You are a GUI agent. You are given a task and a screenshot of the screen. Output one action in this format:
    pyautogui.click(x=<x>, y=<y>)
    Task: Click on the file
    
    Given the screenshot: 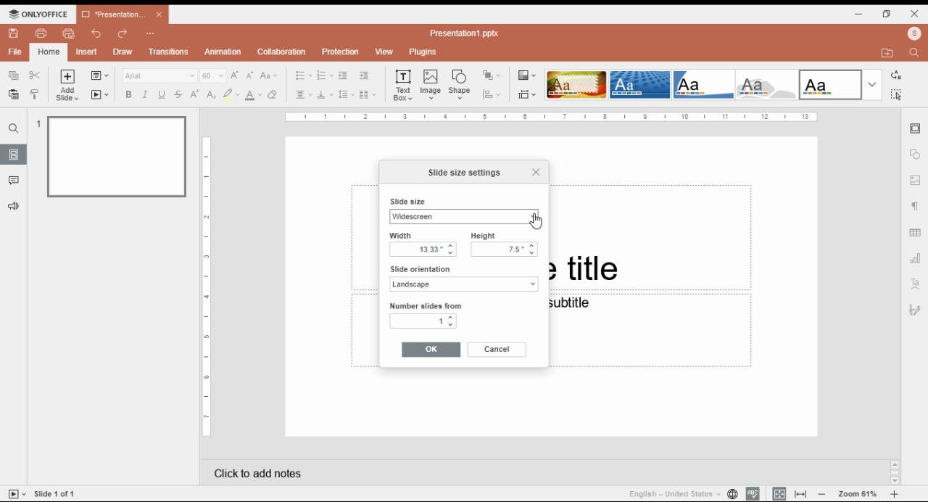 What is the action you would take?
    pyautogui.click(x=15, y=52)
    